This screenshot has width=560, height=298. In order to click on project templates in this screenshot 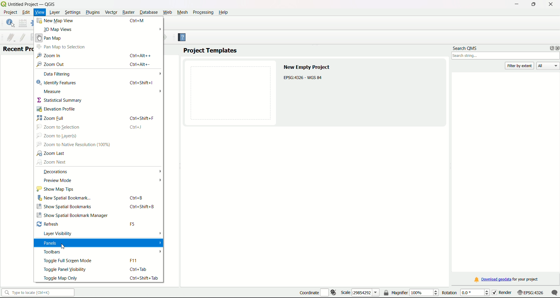, I will do `click(210, 50)`.